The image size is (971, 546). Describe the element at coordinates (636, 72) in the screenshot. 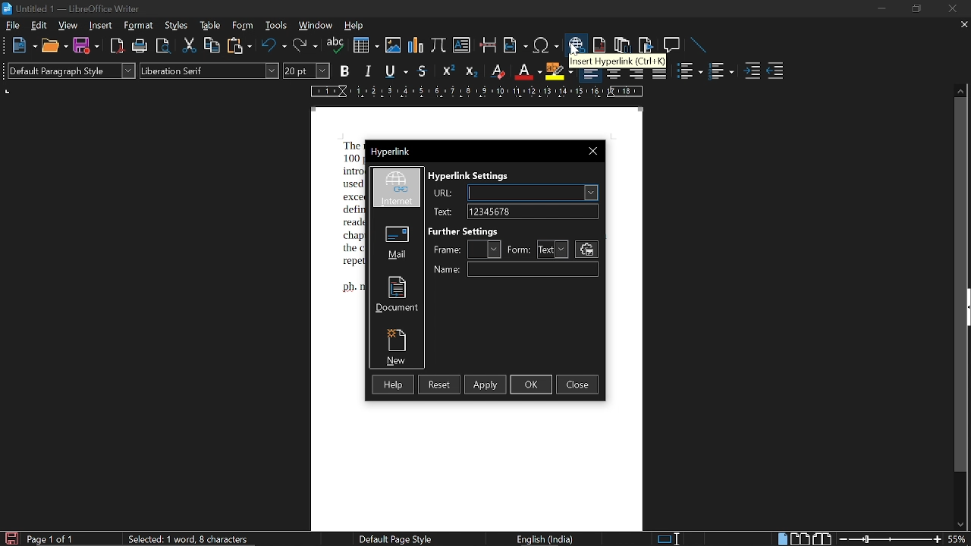

I see `align right` at that location.